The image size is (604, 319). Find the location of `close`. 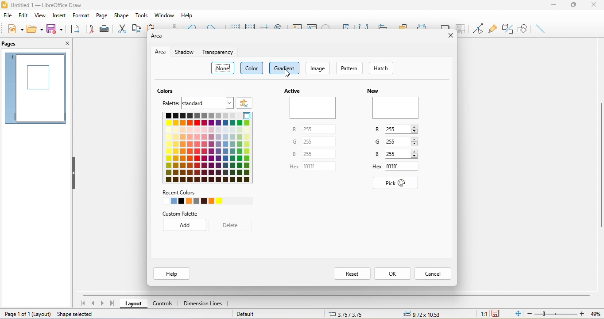

close is located at coordinates (448, 35).